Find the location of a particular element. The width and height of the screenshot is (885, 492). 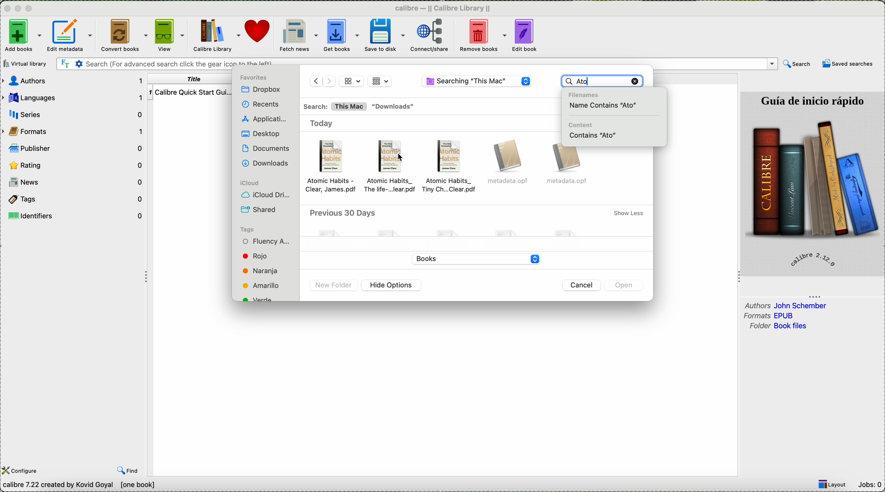

remove books is located at coordinates (482, 36).